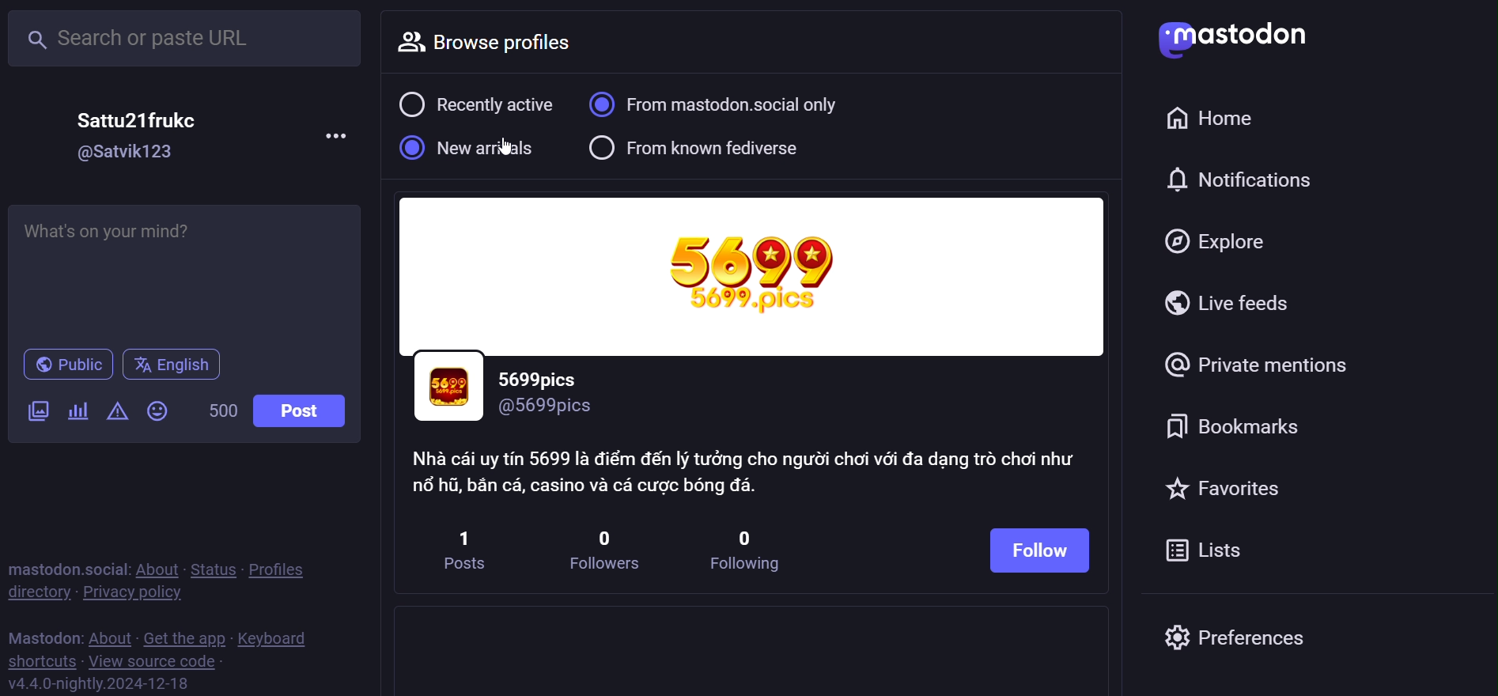  I want to click on profile picture, so click(447, 388).